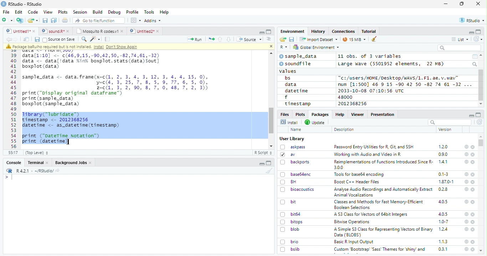 Image resolution: width=487 pixels, height=256 pixels. What do you see at coordinates (261, 32) in the screenshot?
I see `minimize` at bounding box center [261, 32].